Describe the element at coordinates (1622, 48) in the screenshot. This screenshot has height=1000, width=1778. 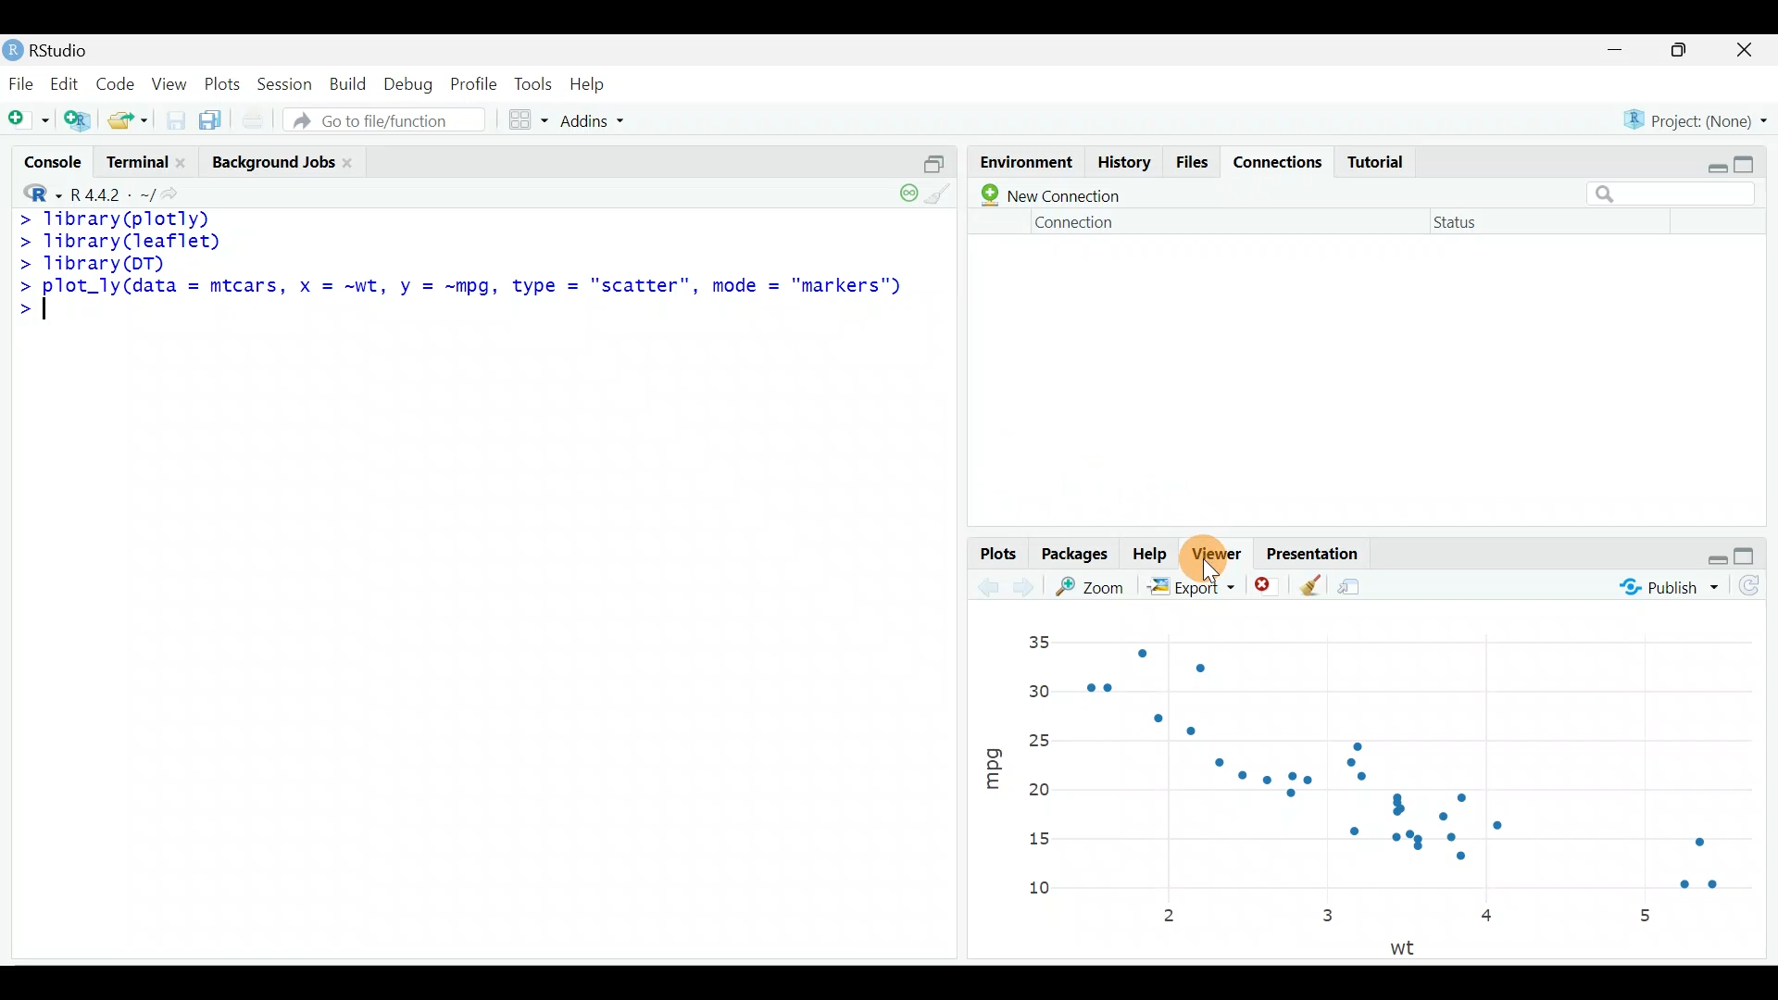
I see `minimize` at that location.